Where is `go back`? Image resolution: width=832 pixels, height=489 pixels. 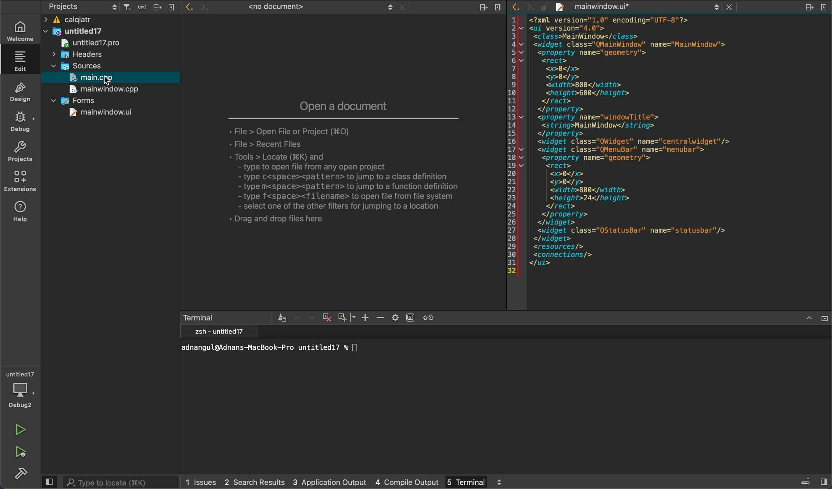 go back is located at coordinates (518, 7).